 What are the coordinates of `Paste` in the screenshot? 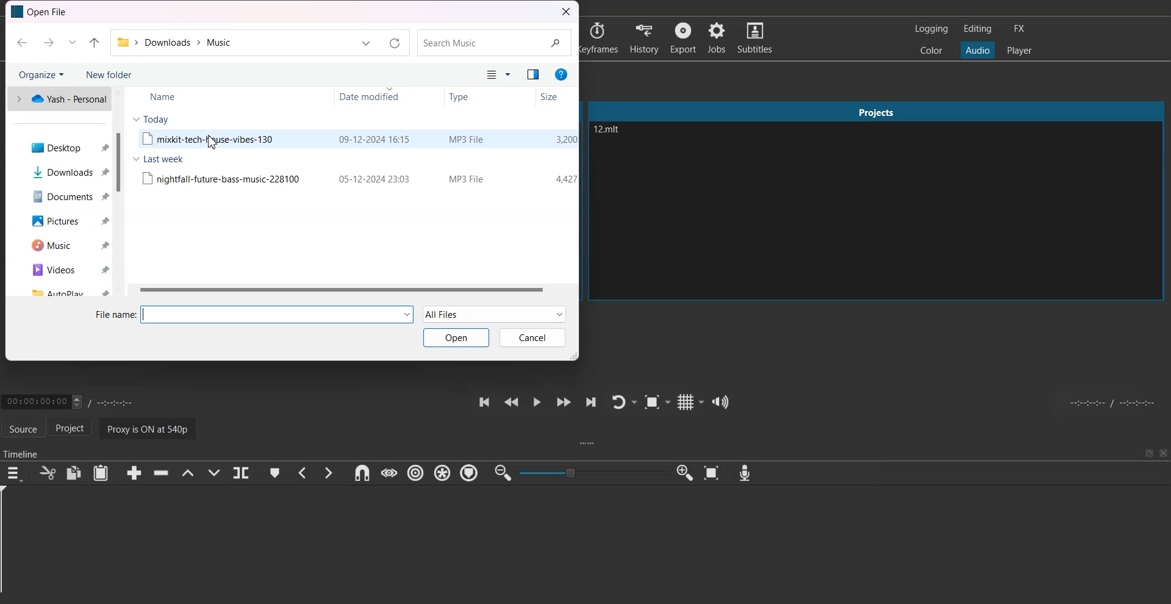 It's located at (101, 473).